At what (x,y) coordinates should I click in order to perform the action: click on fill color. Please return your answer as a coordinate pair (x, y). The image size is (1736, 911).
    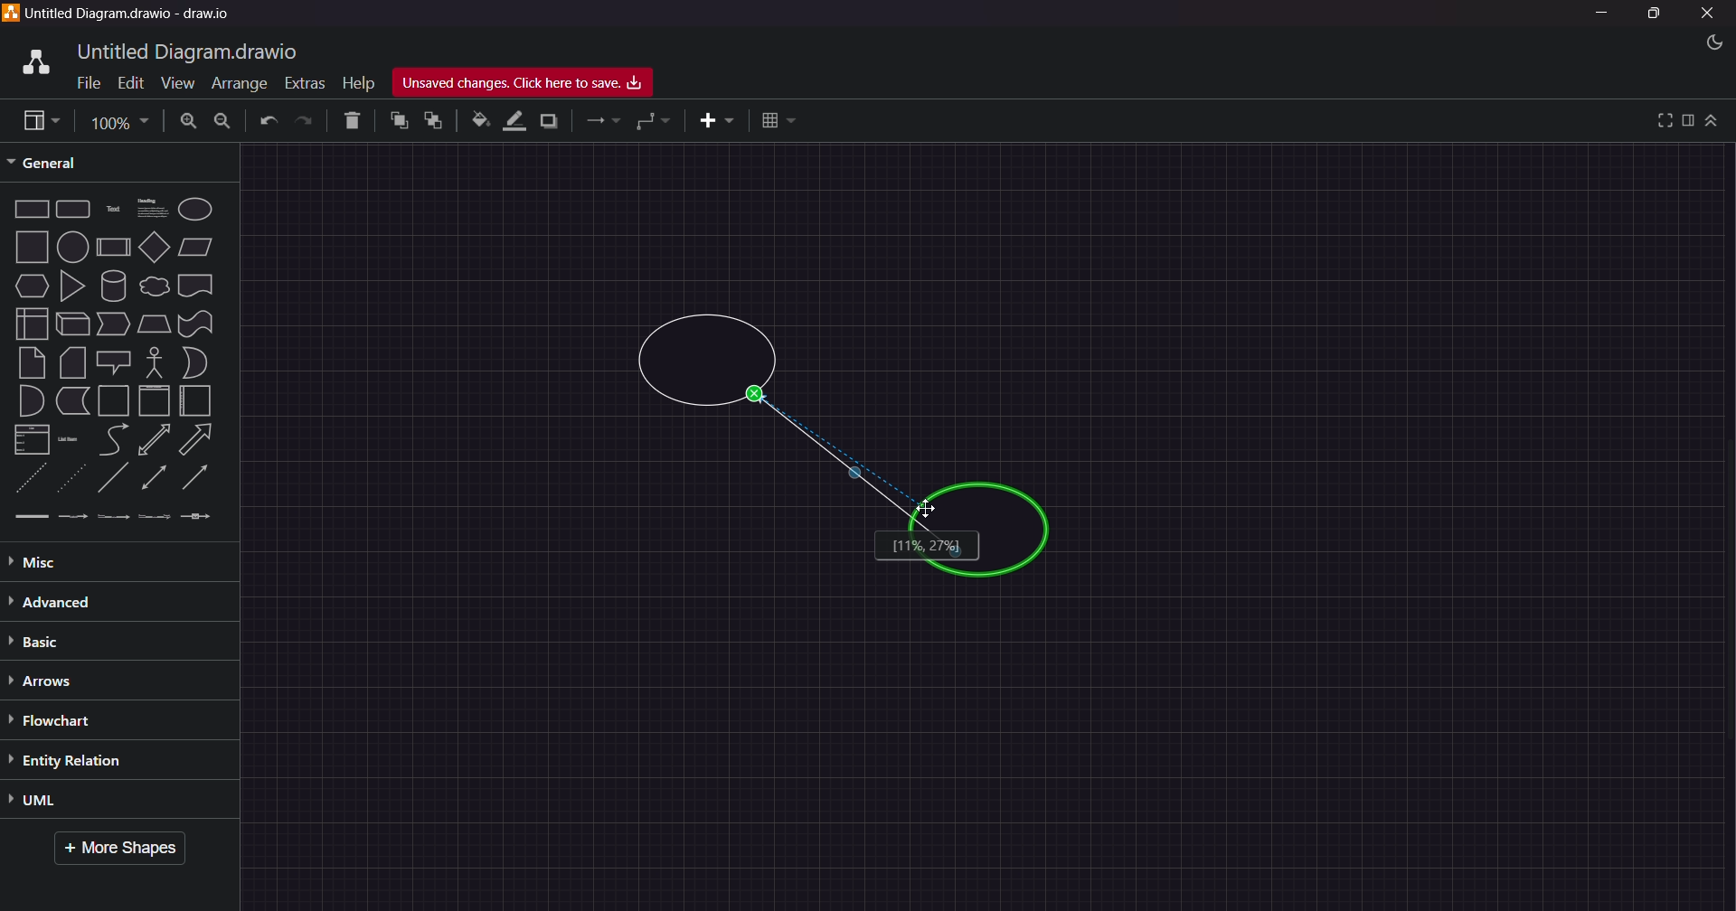
    Looking at the image, I should click on (478, 120).